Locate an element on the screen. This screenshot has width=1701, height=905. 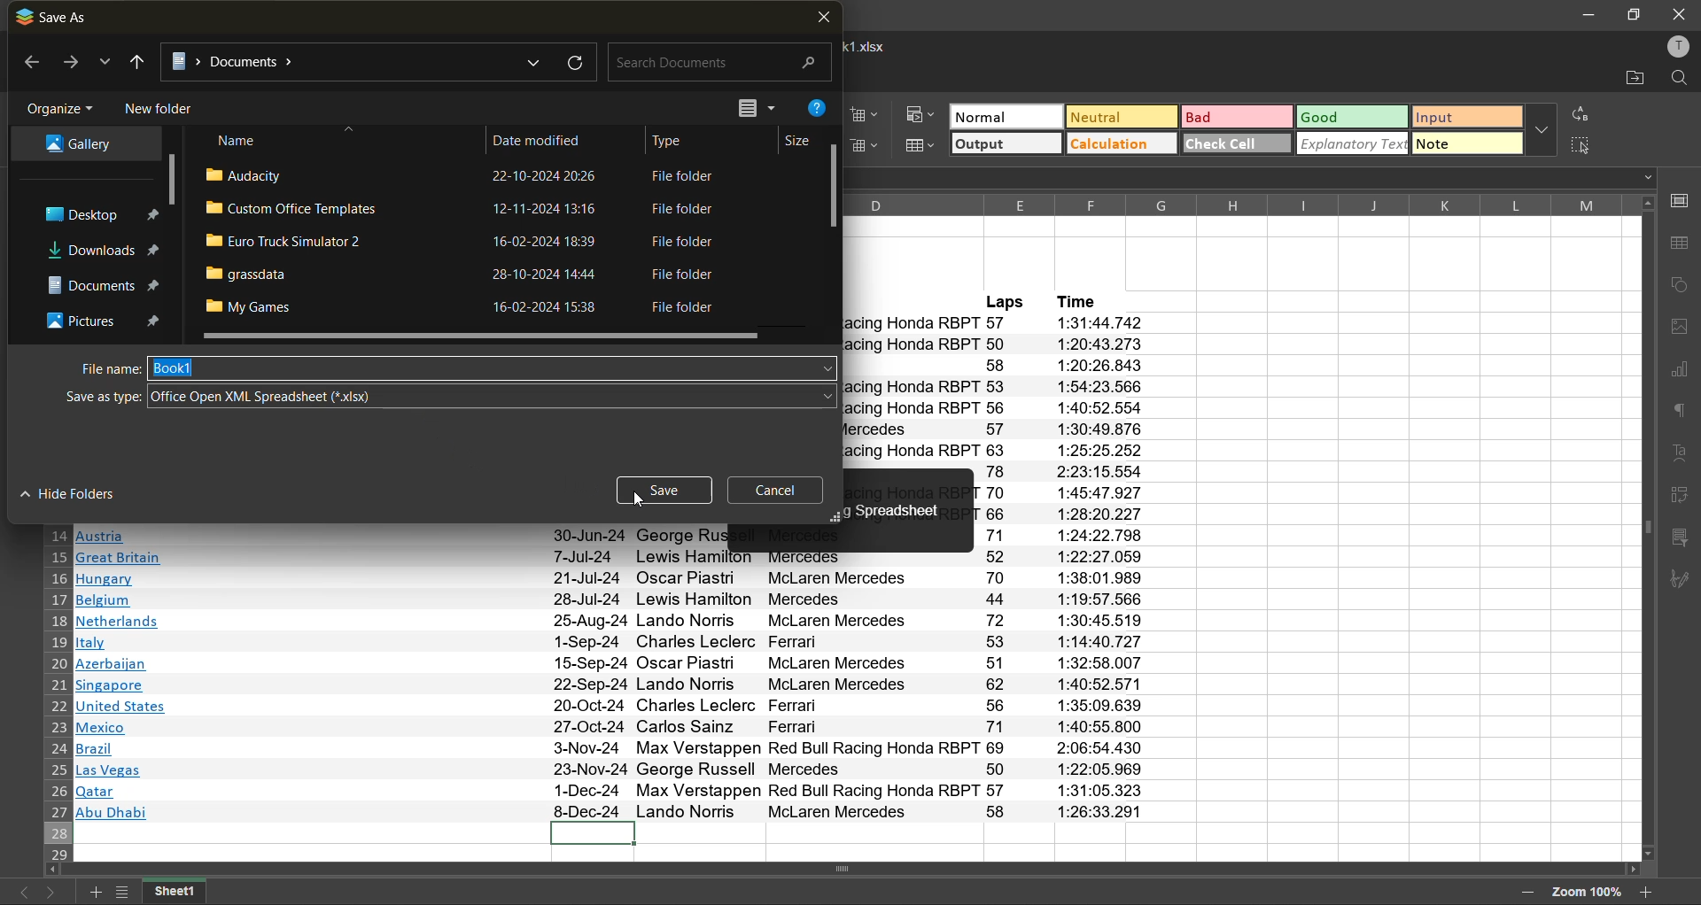
profile is located at coordinates (1681, 44).